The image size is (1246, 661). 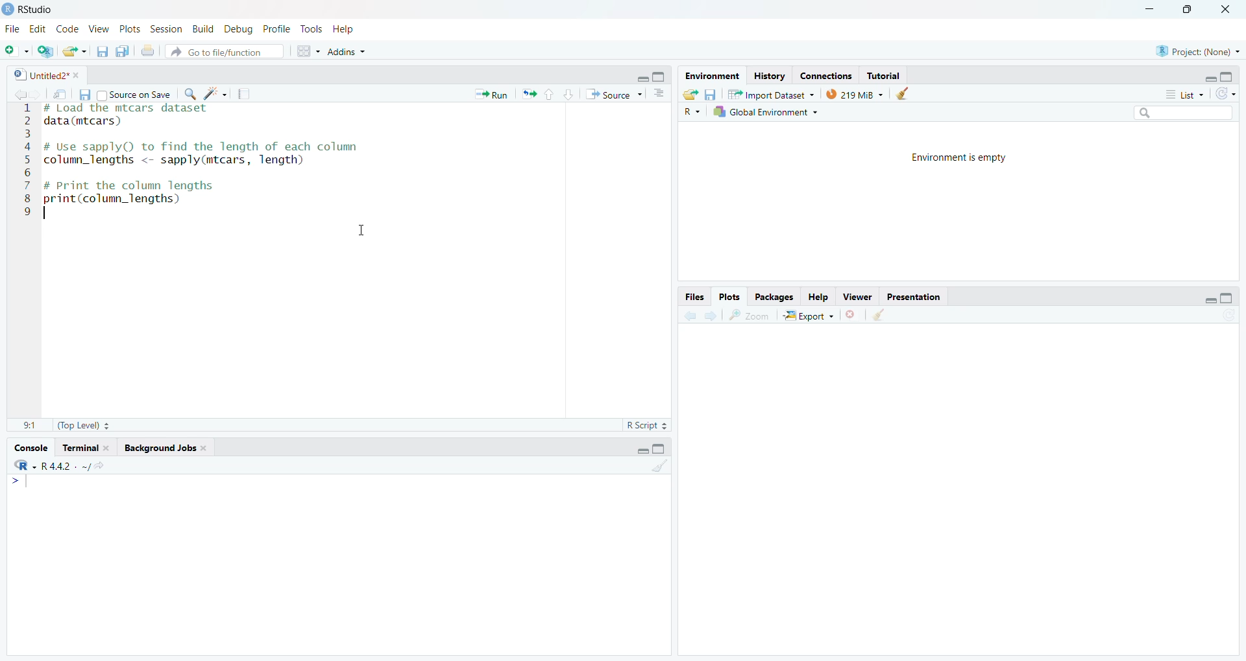 I want to click on Viewer, so click(x=857, y=297).